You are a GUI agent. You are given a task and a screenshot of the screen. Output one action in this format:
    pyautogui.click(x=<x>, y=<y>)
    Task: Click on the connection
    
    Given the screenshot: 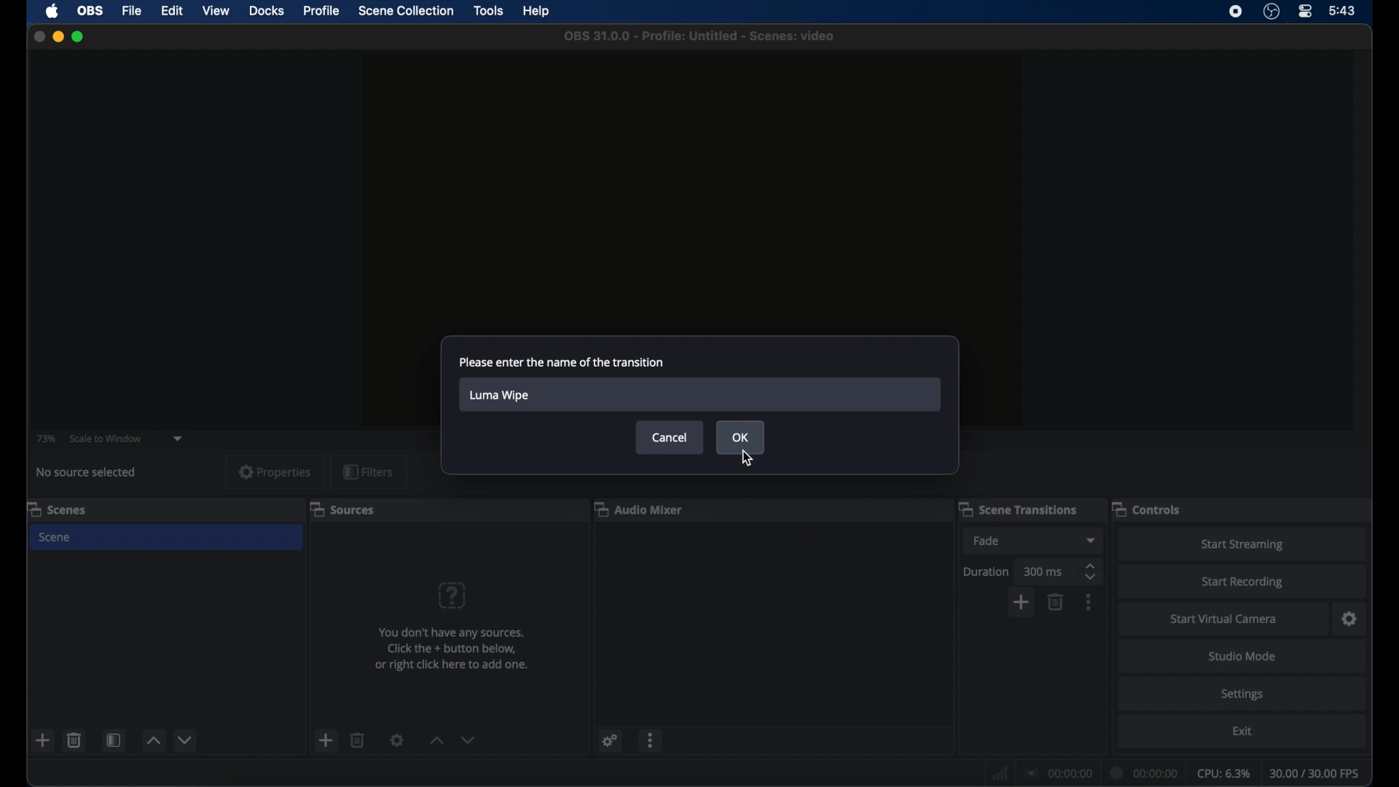 What is the action you would take?
    pyautogui.click(x=1059, y=774)
    